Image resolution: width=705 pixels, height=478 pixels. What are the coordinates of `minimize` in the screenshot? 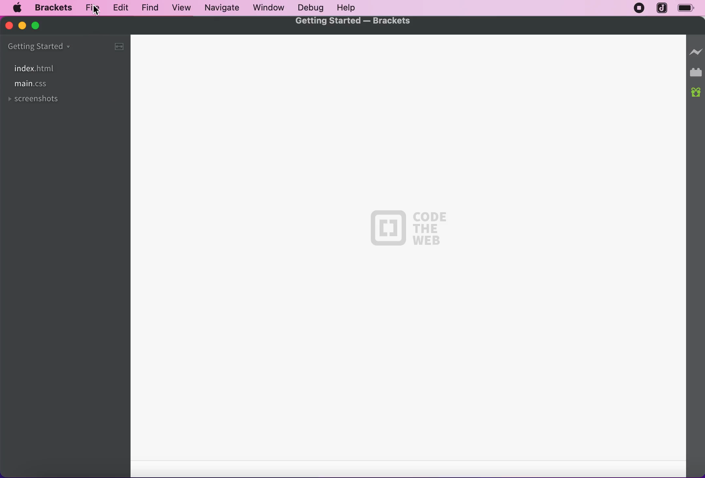 It's located at (21, 25).